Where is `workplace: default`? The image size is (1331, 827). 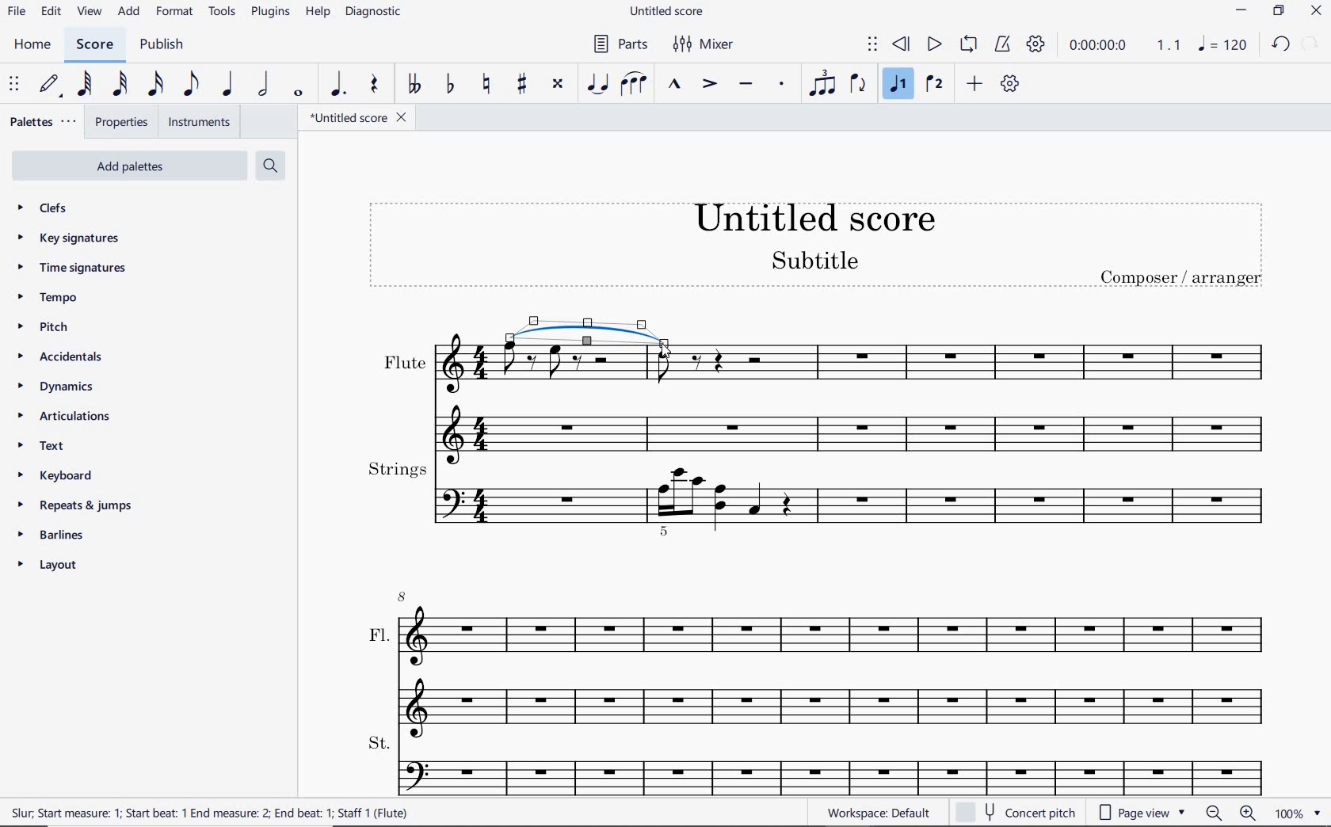 workplace: default is located at coordinates (882, 814).